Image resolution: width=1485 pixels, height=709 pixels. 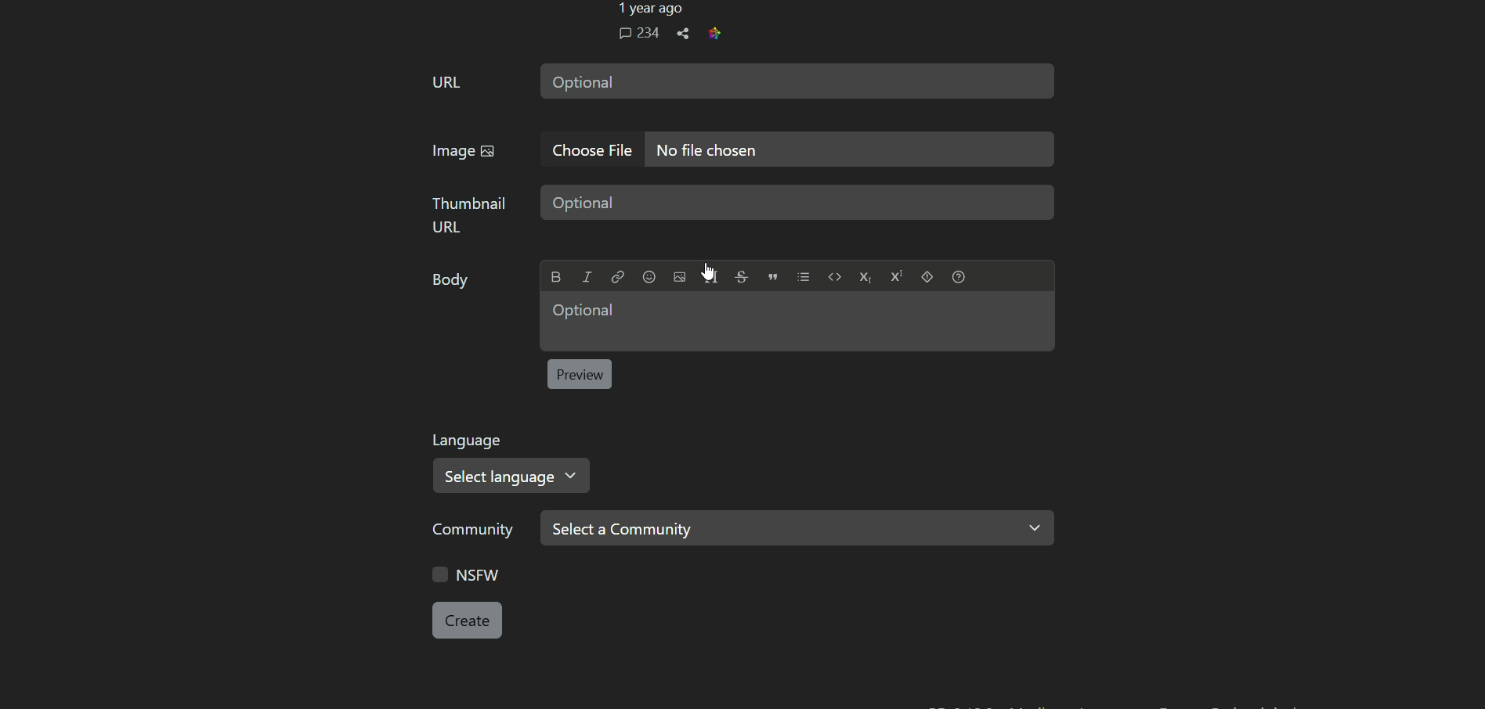 What do you see at coordinates (706, 272) in the screenshot?
I see `Cursor` at bounding box center [706, 272].